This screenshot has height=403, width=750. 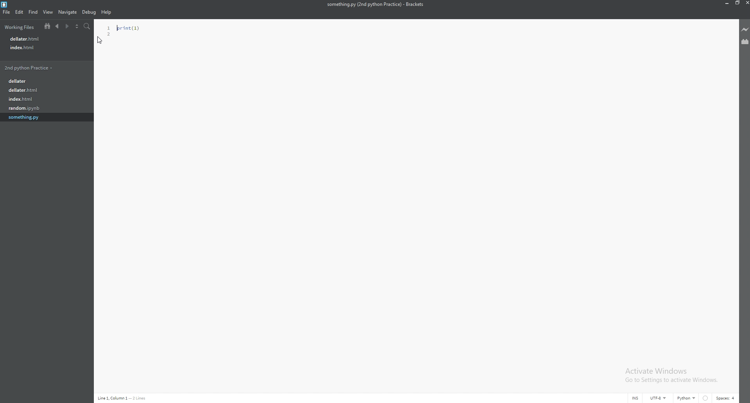 I want to click on encoding, so click(x=660, y=397).